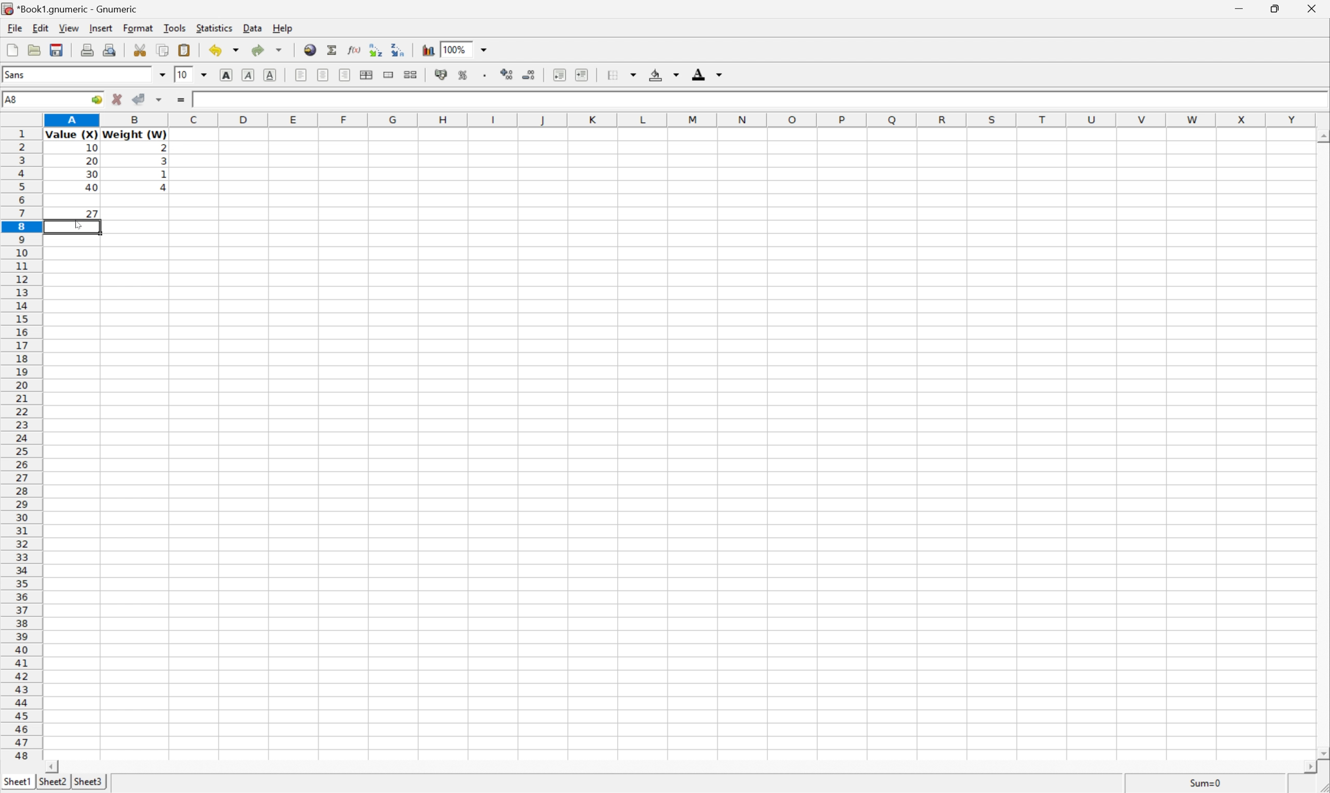  I want to click on Sort the selected region in ascending order based on the first column selected, so click(375, 49).